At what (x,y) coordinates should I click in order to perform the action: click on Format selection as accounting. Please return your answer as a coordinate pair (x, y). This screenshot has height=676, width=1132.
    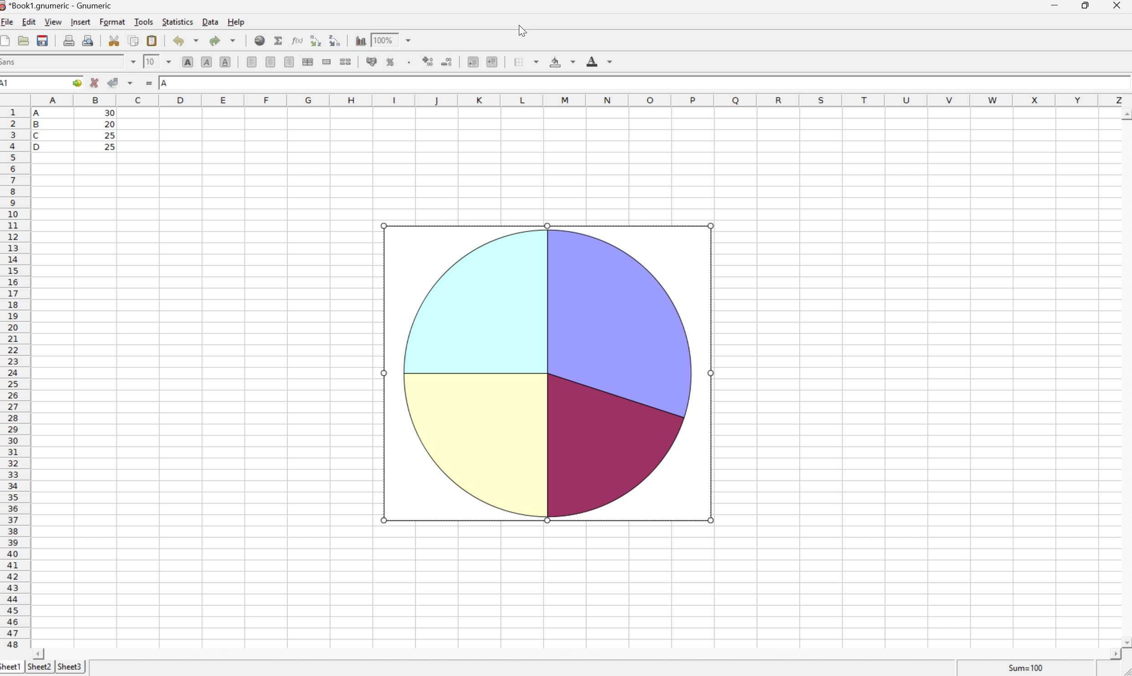
    Looking at the image, I should click on (372, 61).